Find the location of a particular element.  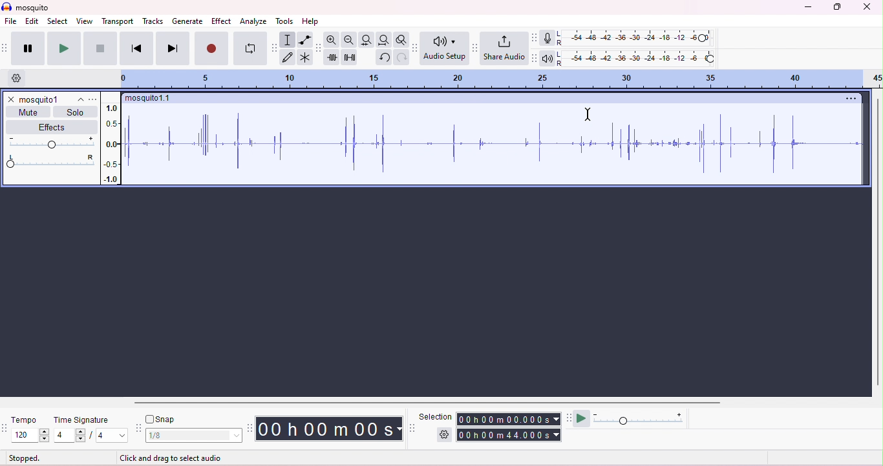

close is located at coordinates (10, 99).